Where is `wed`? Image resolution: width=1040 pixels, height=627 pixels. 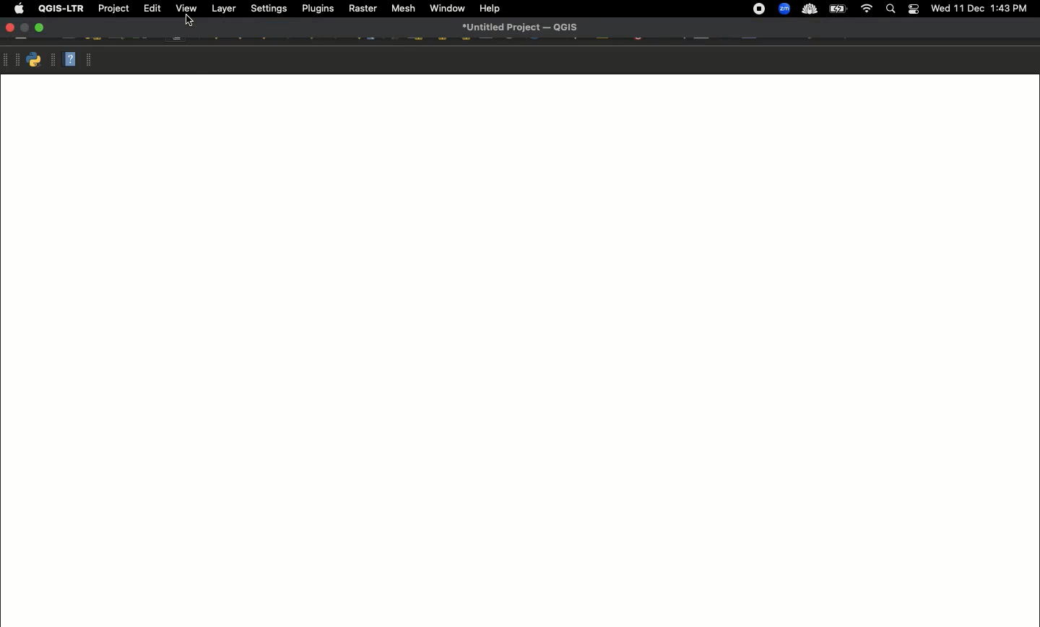 wed is located at coordinates (939, 9).